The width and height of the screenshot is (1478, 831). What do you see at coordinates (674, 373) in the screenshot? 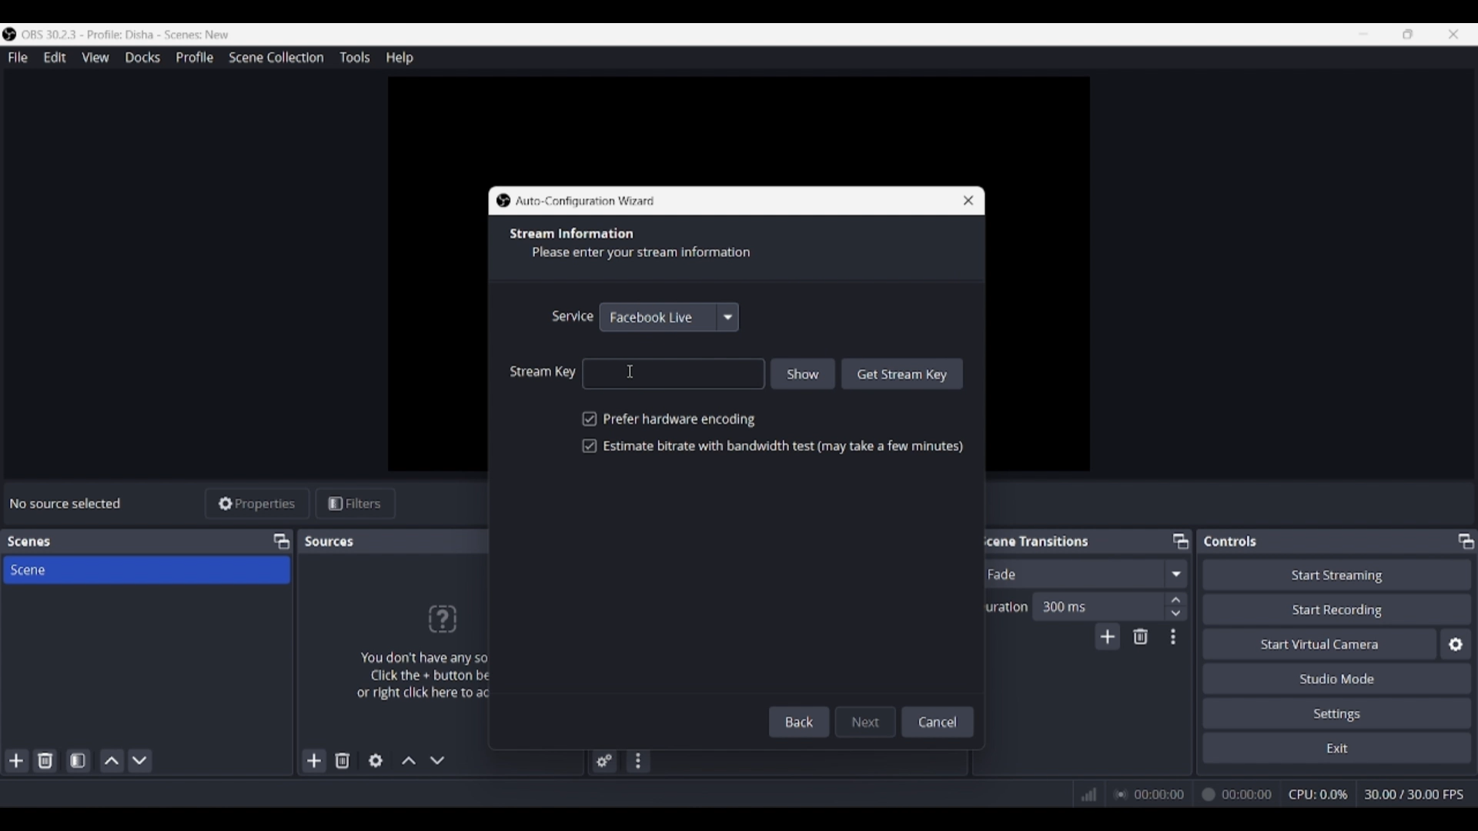
I see `Text box to input stream key` at bounding box center [674, 373].